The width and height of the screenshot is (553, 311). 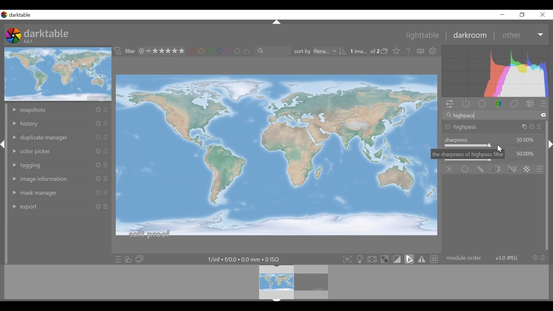 What do you see at coordinates (514, 103) in the screenshot?
I see `correct` at bounding box center [514, 103].